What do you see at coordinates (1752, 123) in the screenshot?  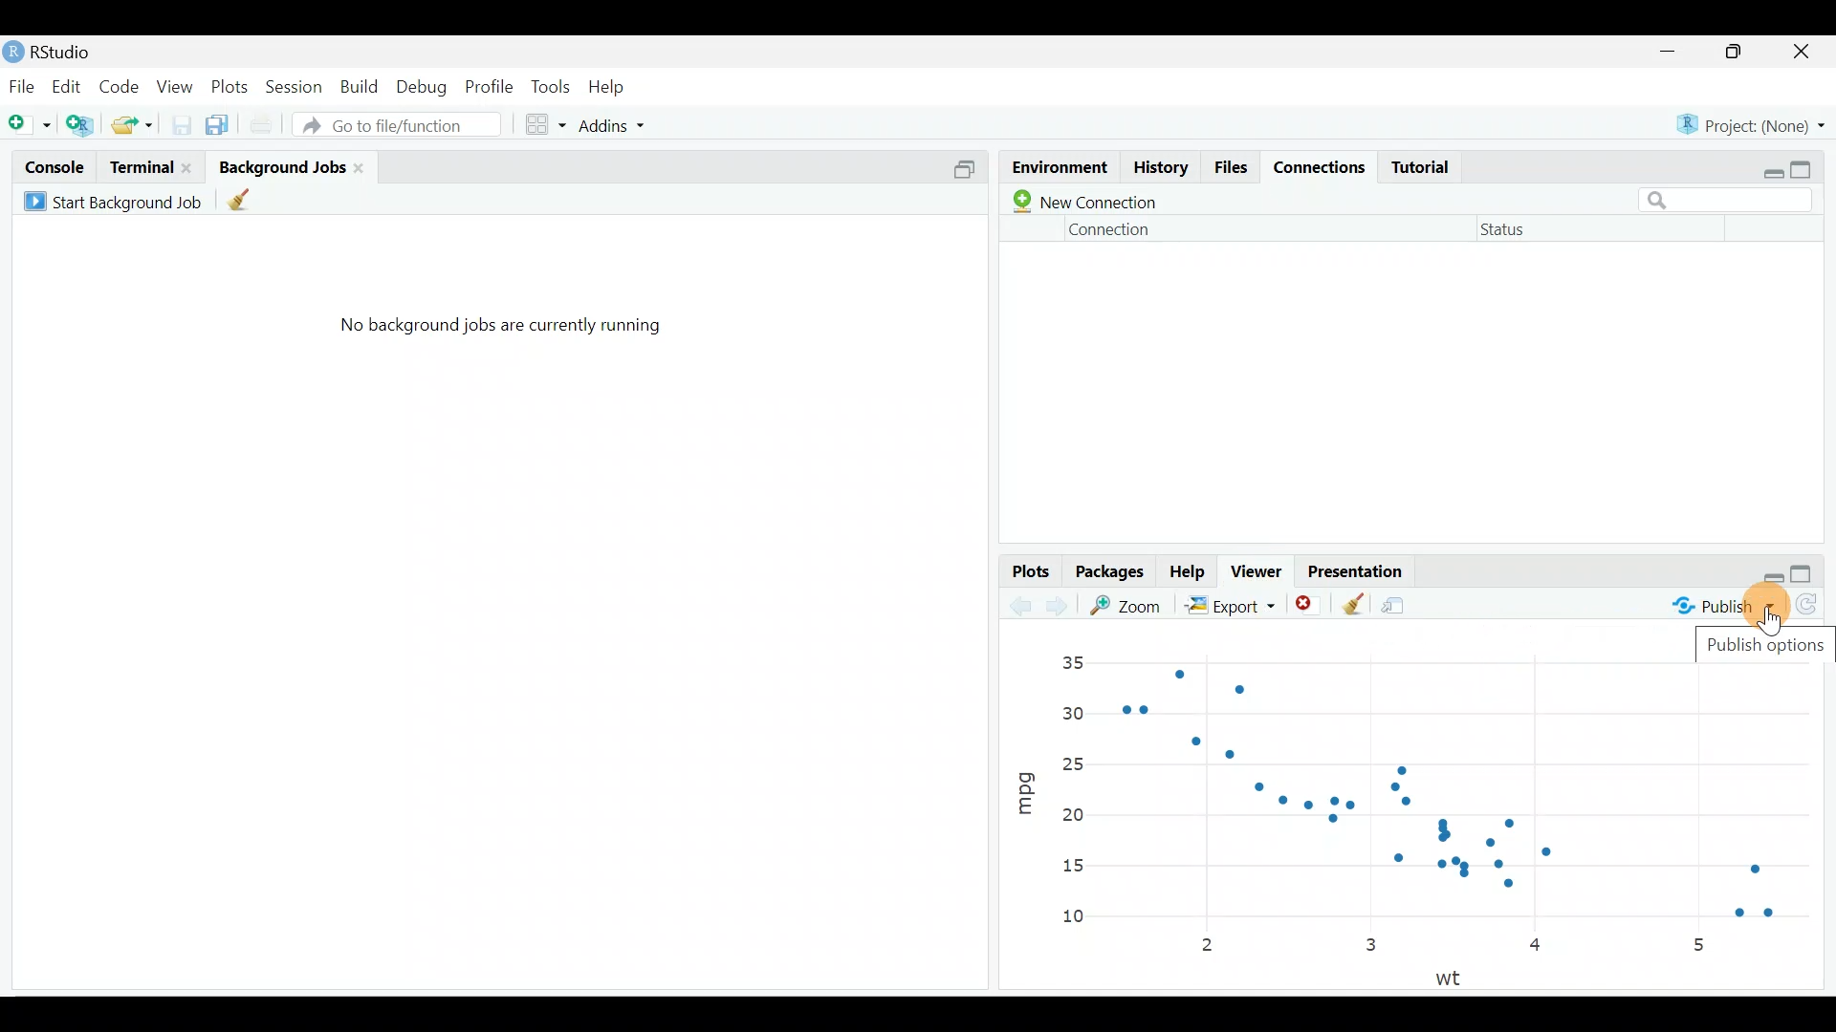 I see `Project (None)` at bounding box center [1752, 123].